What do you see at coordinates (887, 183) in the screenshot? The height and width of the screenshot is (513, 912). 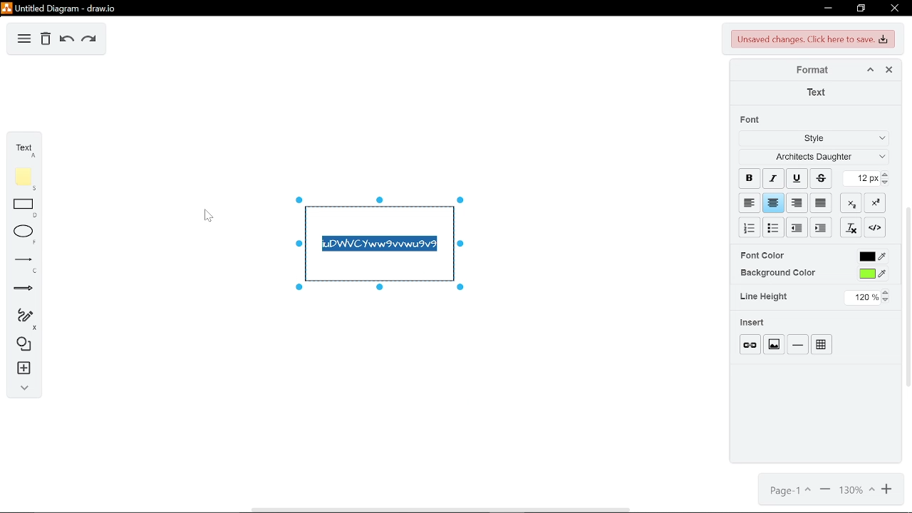 I see `decrease text size` at bounding box center [887, 183].